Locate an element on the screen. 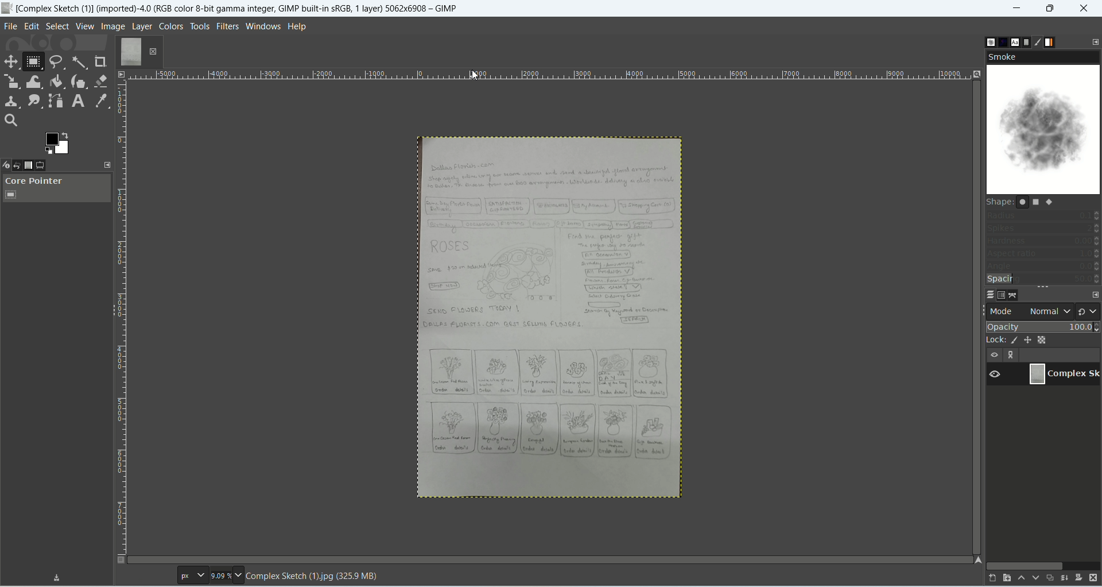  [Complex Sketch (1)] (imported)-4.0 (RGB color 8-bit gamma integer, GIMP built-in sRGB, 1 layer) 5062x6908 — GIMP is located at coordinates (236, 9).